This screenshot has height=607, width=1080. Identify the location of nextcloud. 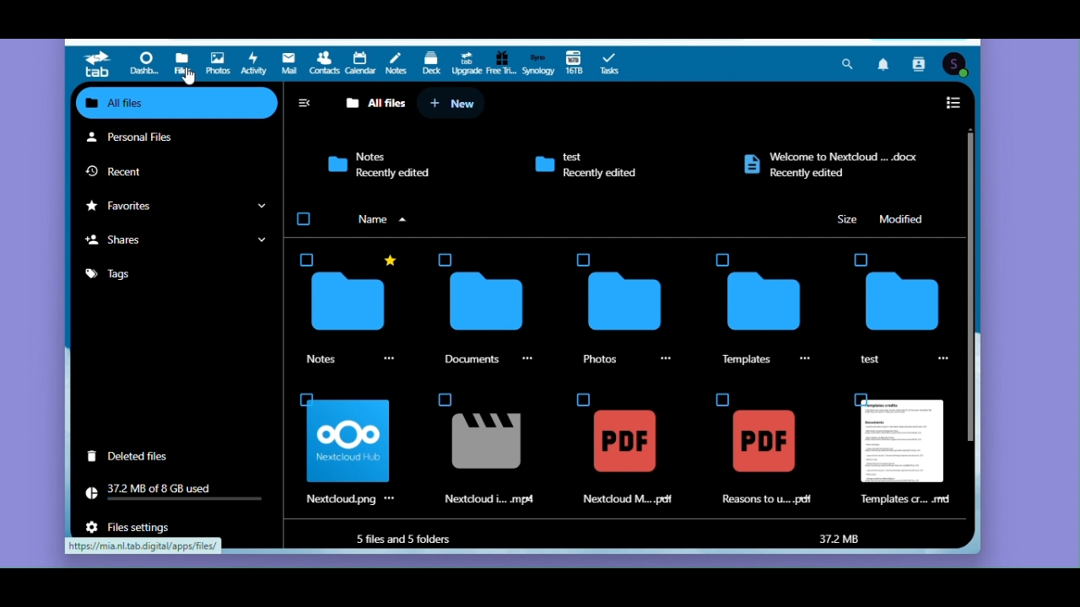
(482, 450).